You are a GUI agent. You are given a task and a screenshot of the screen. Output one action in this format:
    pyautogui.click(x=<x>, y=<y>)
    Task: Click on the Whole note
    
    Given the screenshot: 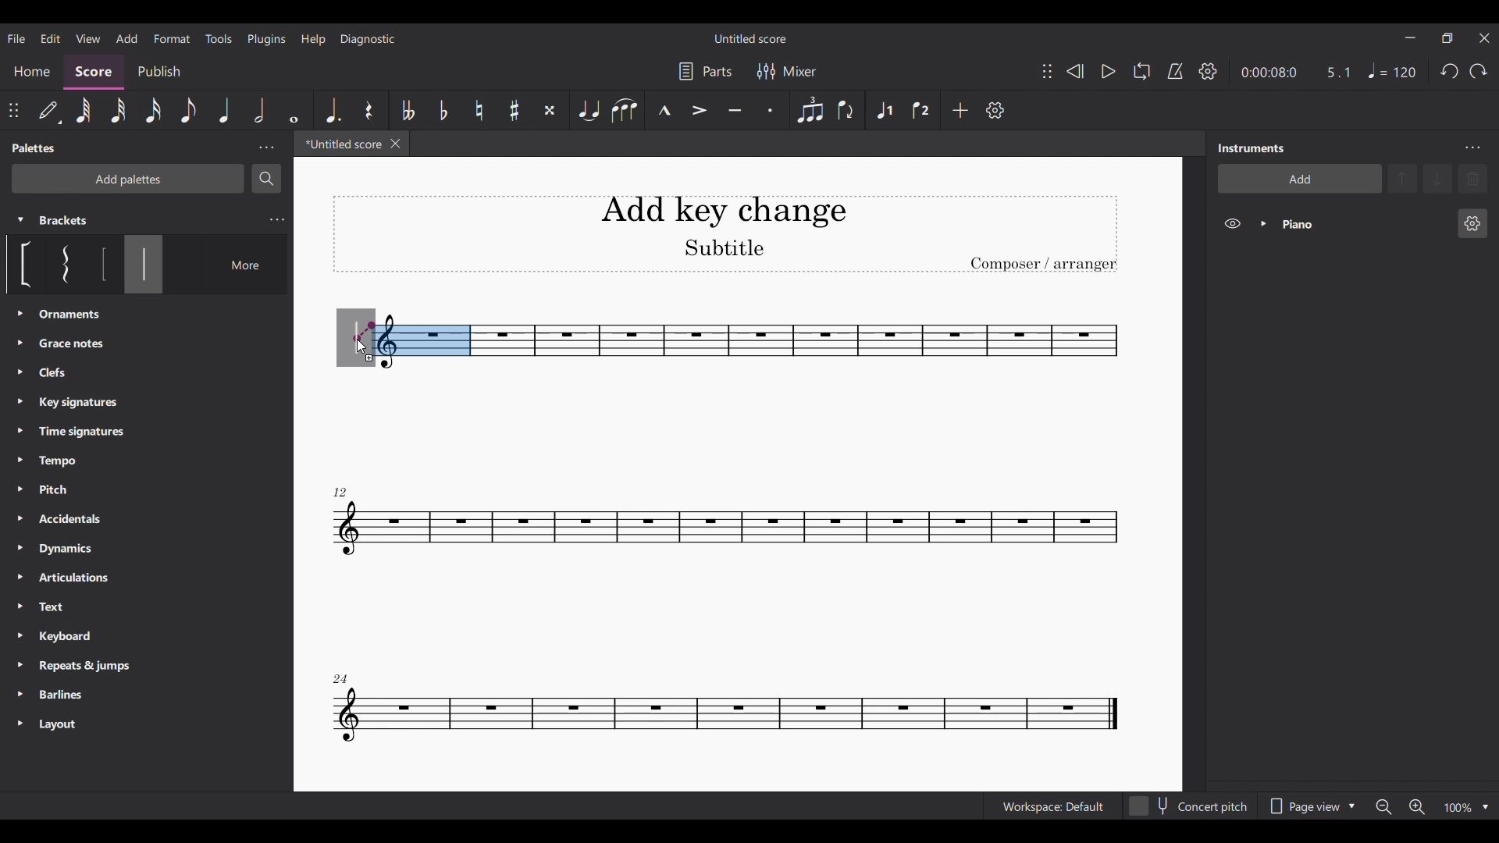 What is the action you would take?
    pyautogui.click(x=294, y=111)
    